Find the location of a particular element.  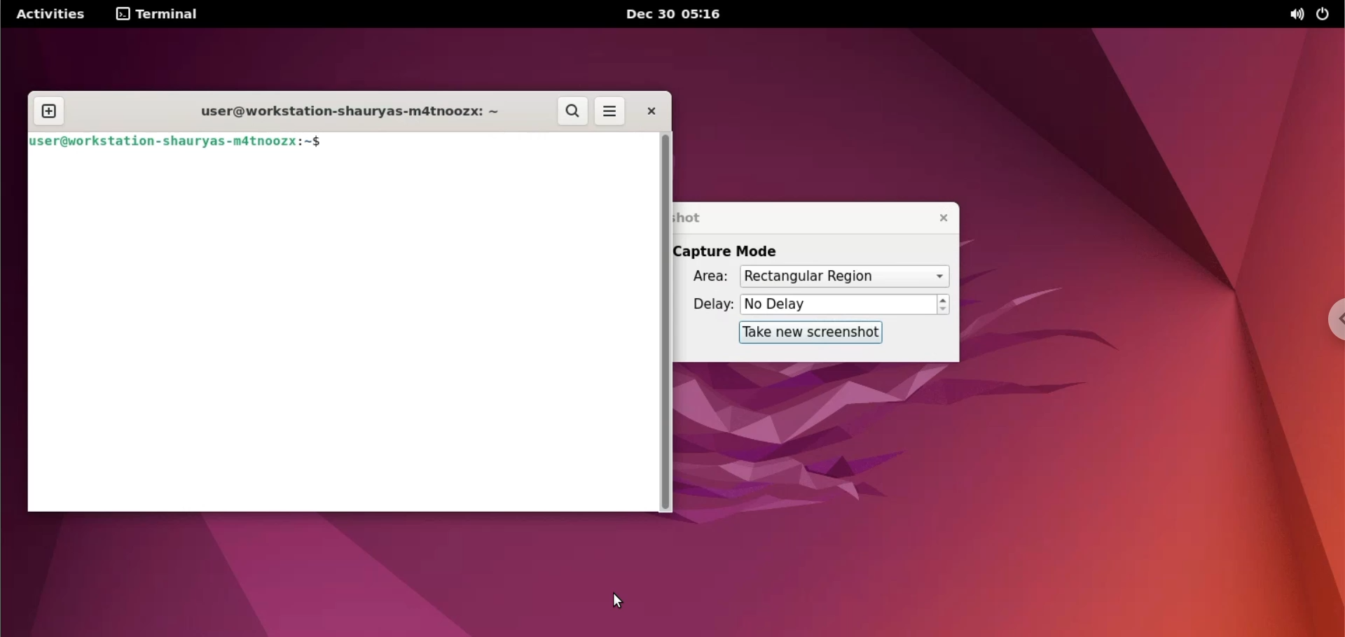

user@workstation-shaurya-m4tnoozx: ~ is located at coordinates (346, 113).